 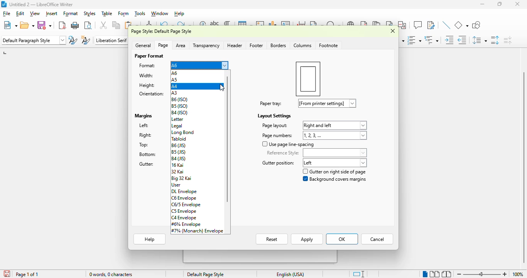 I want to click on tools, so click(x=140, y=13).